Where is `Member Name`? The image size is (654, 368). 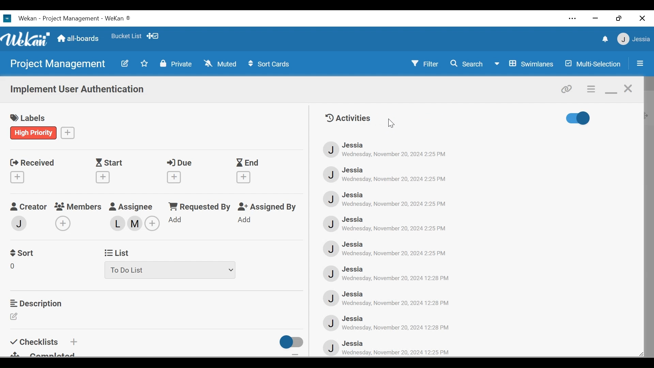
Member Name is located at coordinates (353, 295).